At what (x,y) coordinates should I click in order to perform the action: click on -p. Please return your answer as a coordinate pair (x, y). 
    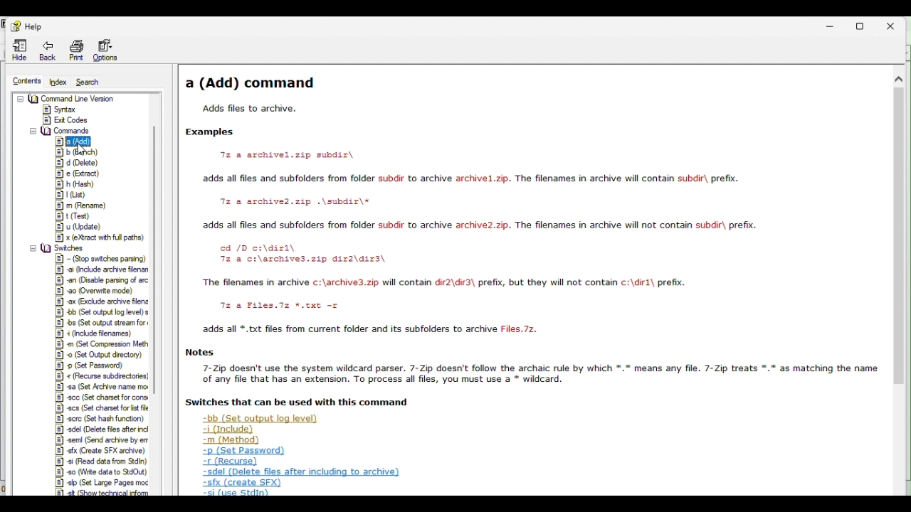
    Looking at the image, I should click on (242, 451).